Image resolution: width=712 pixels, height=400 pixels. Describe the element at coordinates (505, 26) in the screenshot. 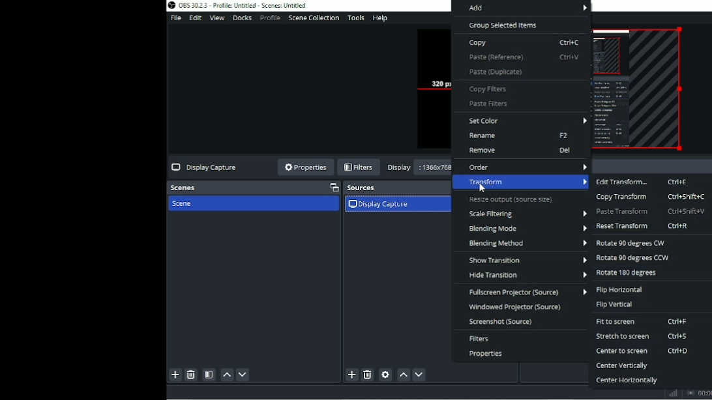

I see `Group selected items` at that location.